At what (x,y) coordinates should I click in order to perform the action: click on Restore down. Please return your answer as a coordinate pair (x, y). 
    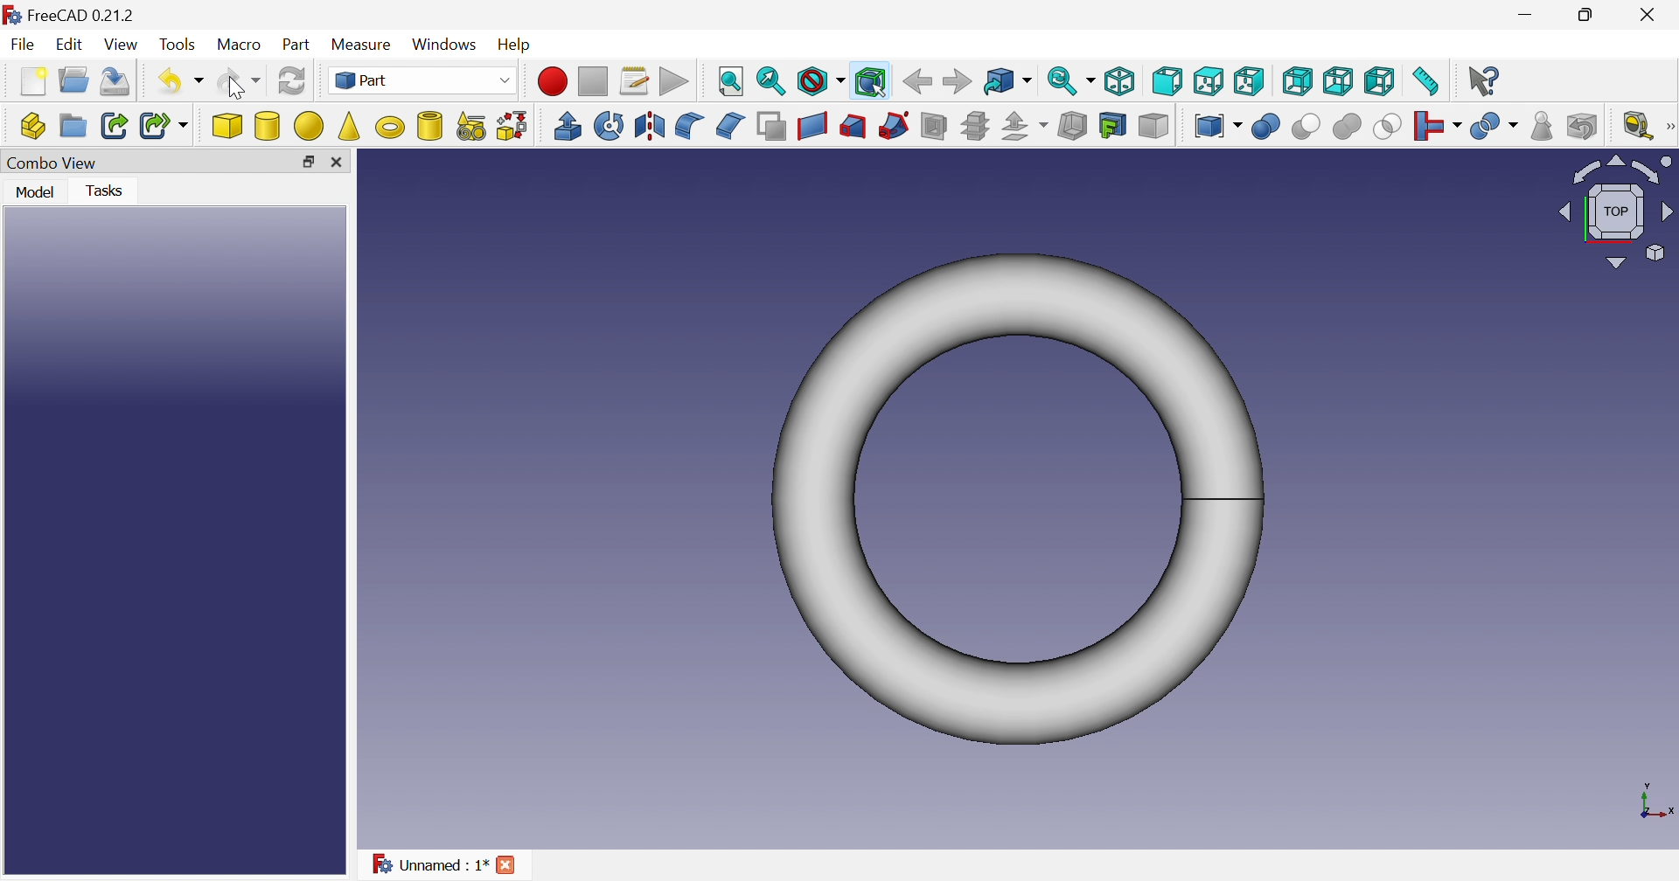
    Looking at the image, I should click on (308, 161).